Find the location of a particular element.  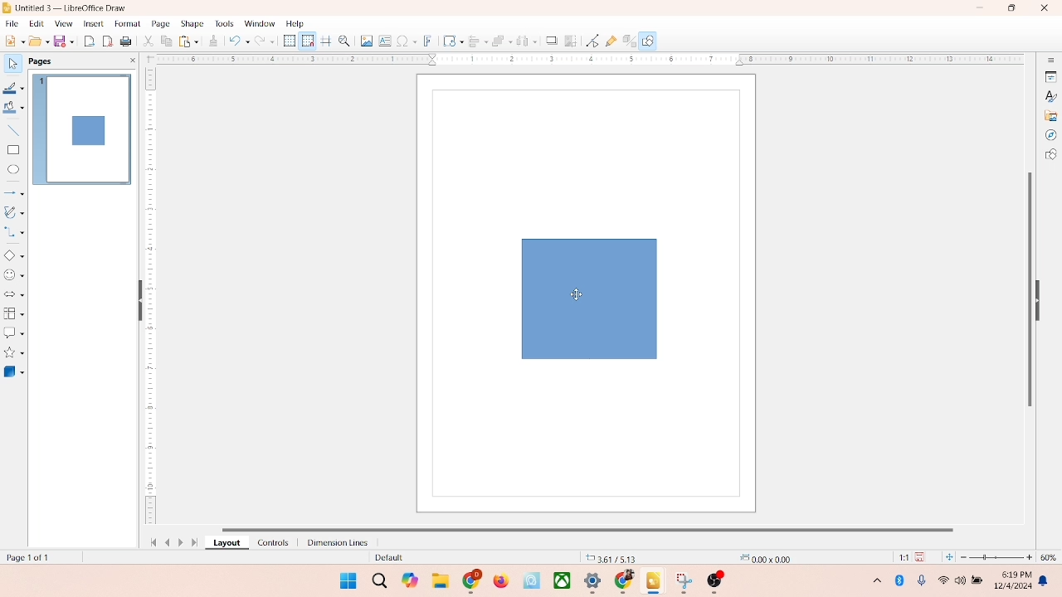

copy is located at coordinates (166, 42).